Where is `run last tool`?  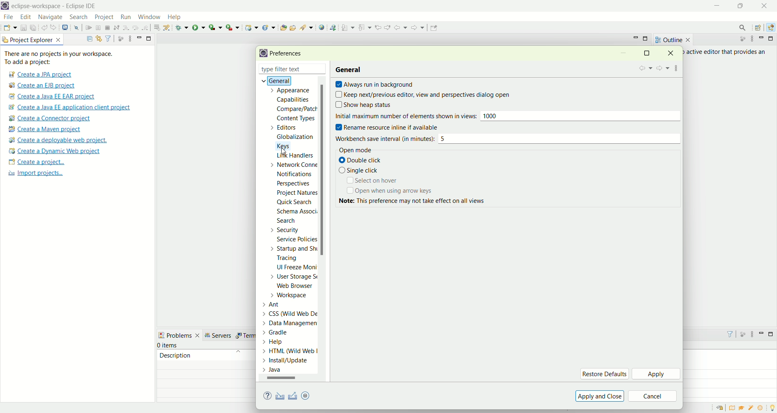 run last tool is located at coordinates (234, 27).